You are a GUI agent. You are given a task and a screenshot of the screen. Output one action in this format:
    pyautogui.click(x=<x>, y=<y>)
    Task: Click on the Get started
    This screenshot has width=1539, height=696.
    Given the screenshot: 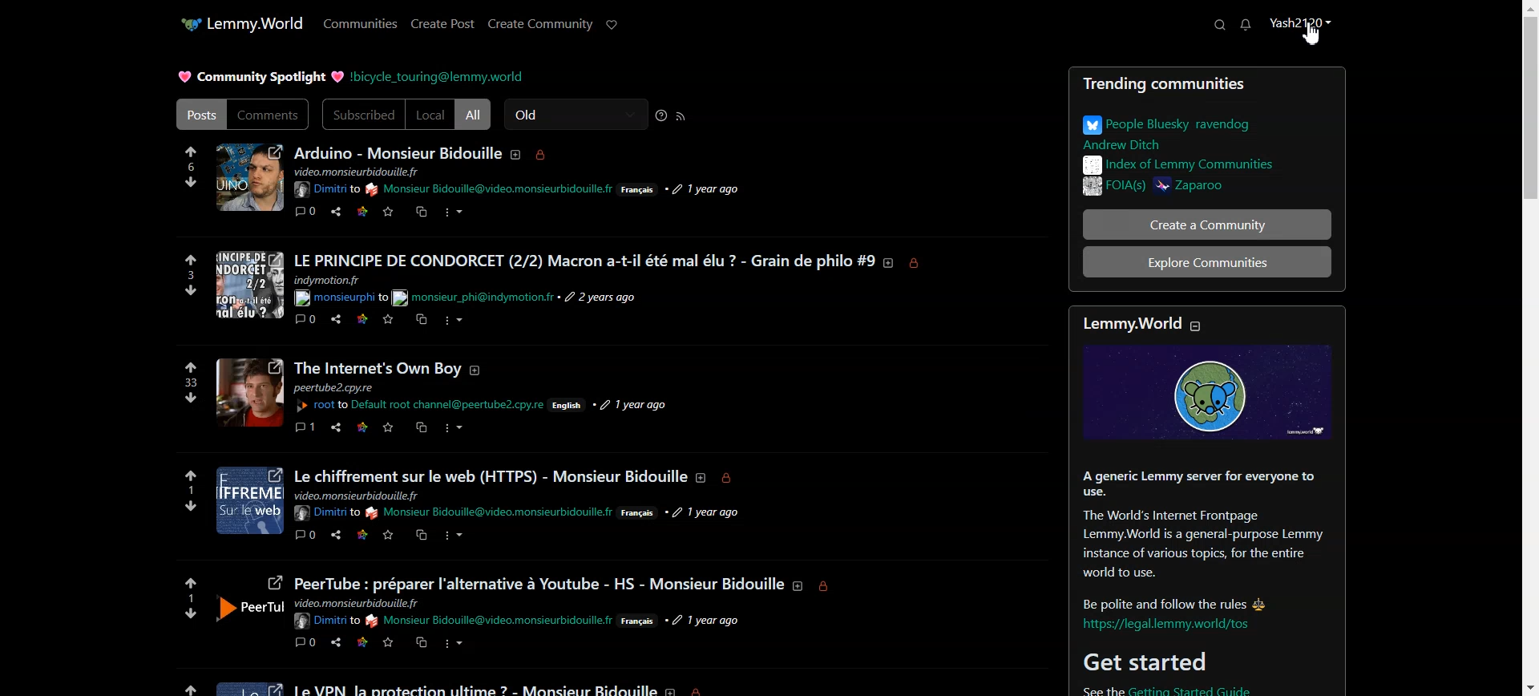 What is the action you would take?
    pyautogui.click(x=1151, y=662)
    